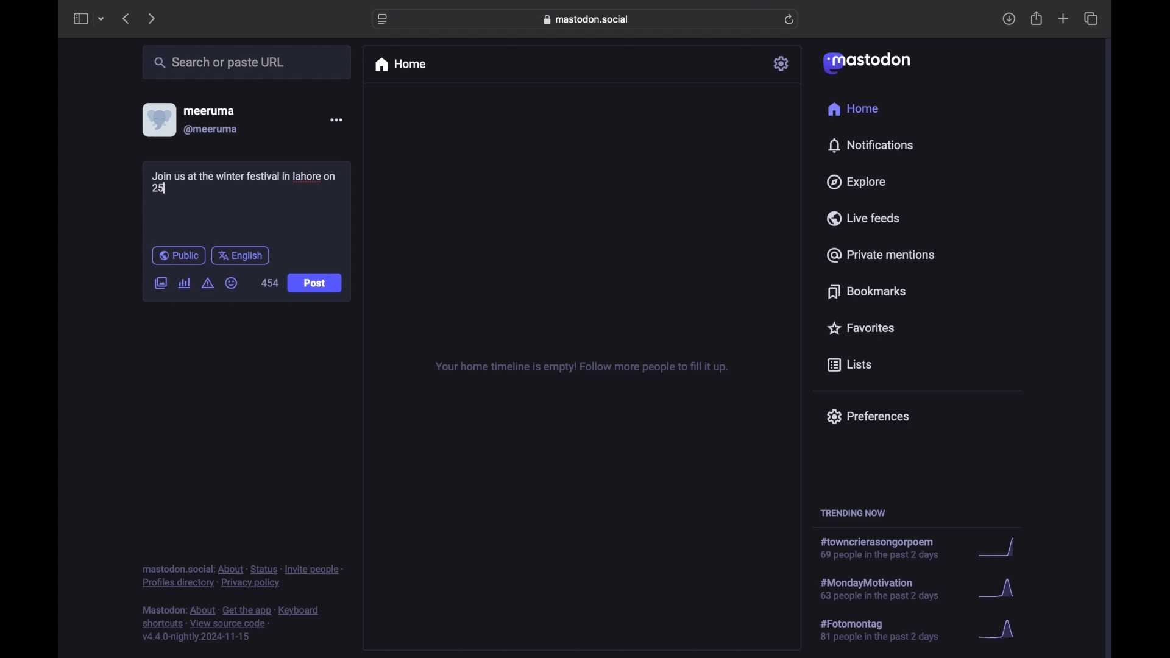 This screenshot has width=1170, height=658. What do you see at coordinates (160, 284) in the screenshot?
I see `add image` at bounding box center [160, 284].